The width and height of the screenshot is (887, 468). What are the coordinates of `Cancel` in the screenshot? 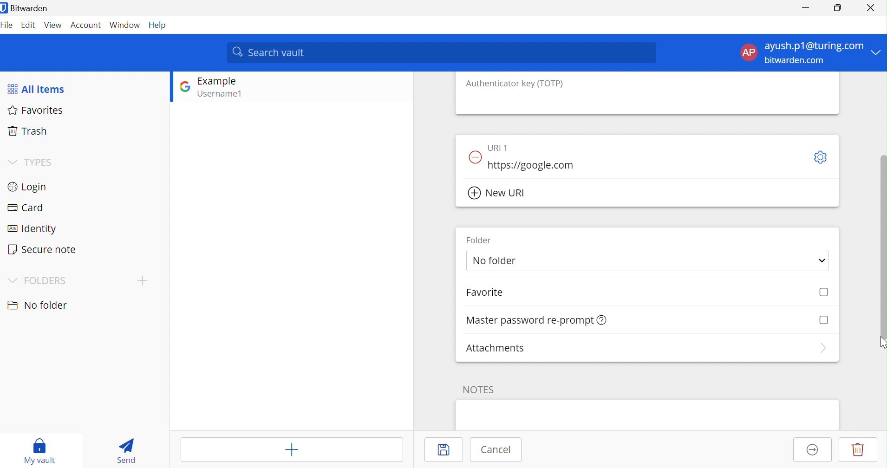 It's located at (496, 450).